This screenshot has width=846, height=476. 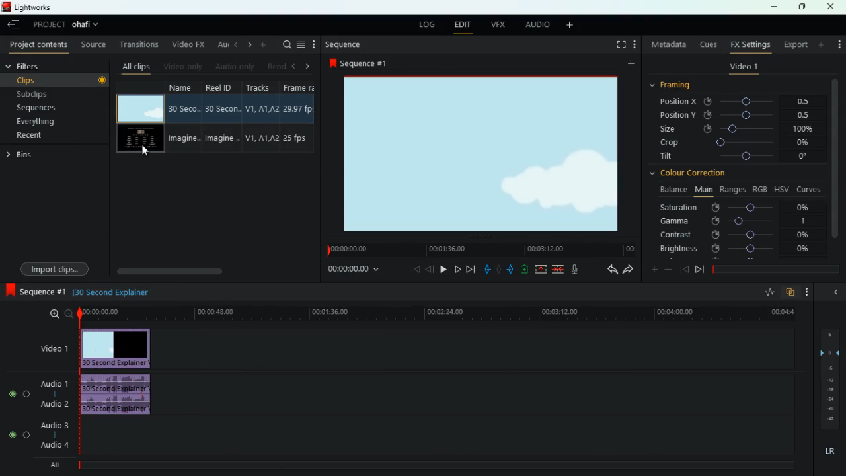 What do you see at coordinates (139, 139) in the screenshot?
I see `video` at bounding box center [139, 139].